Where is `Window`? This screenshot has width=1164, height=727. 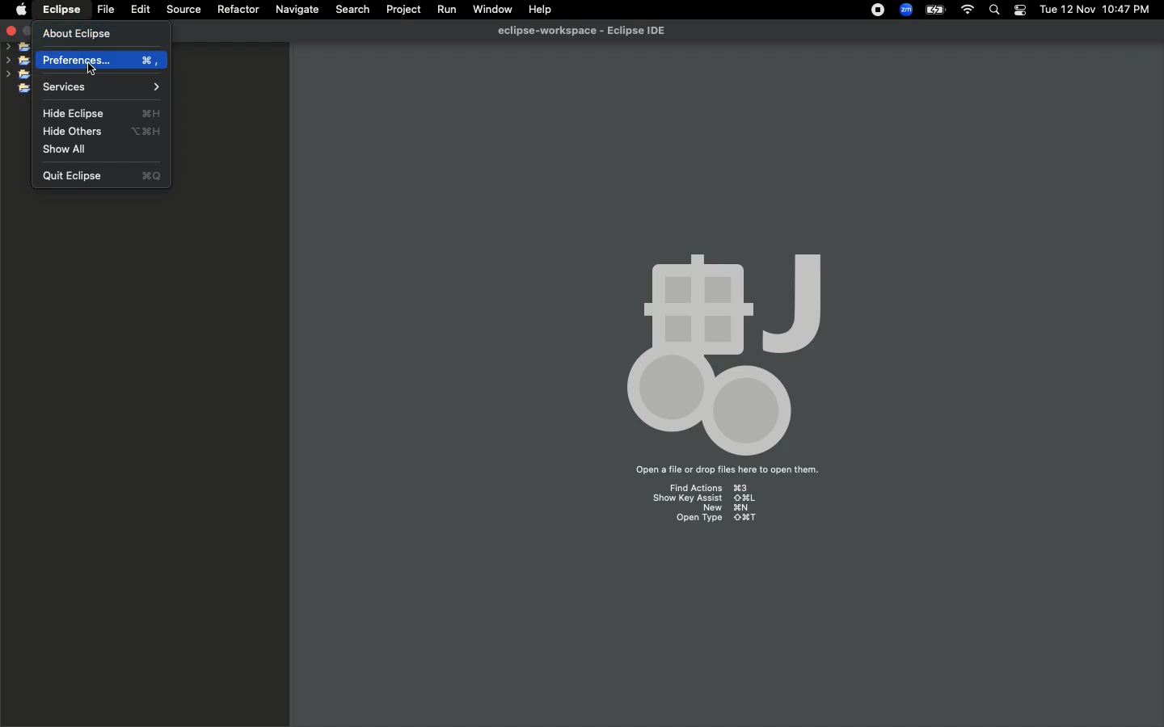
Window is located at coordinates (491, 9).